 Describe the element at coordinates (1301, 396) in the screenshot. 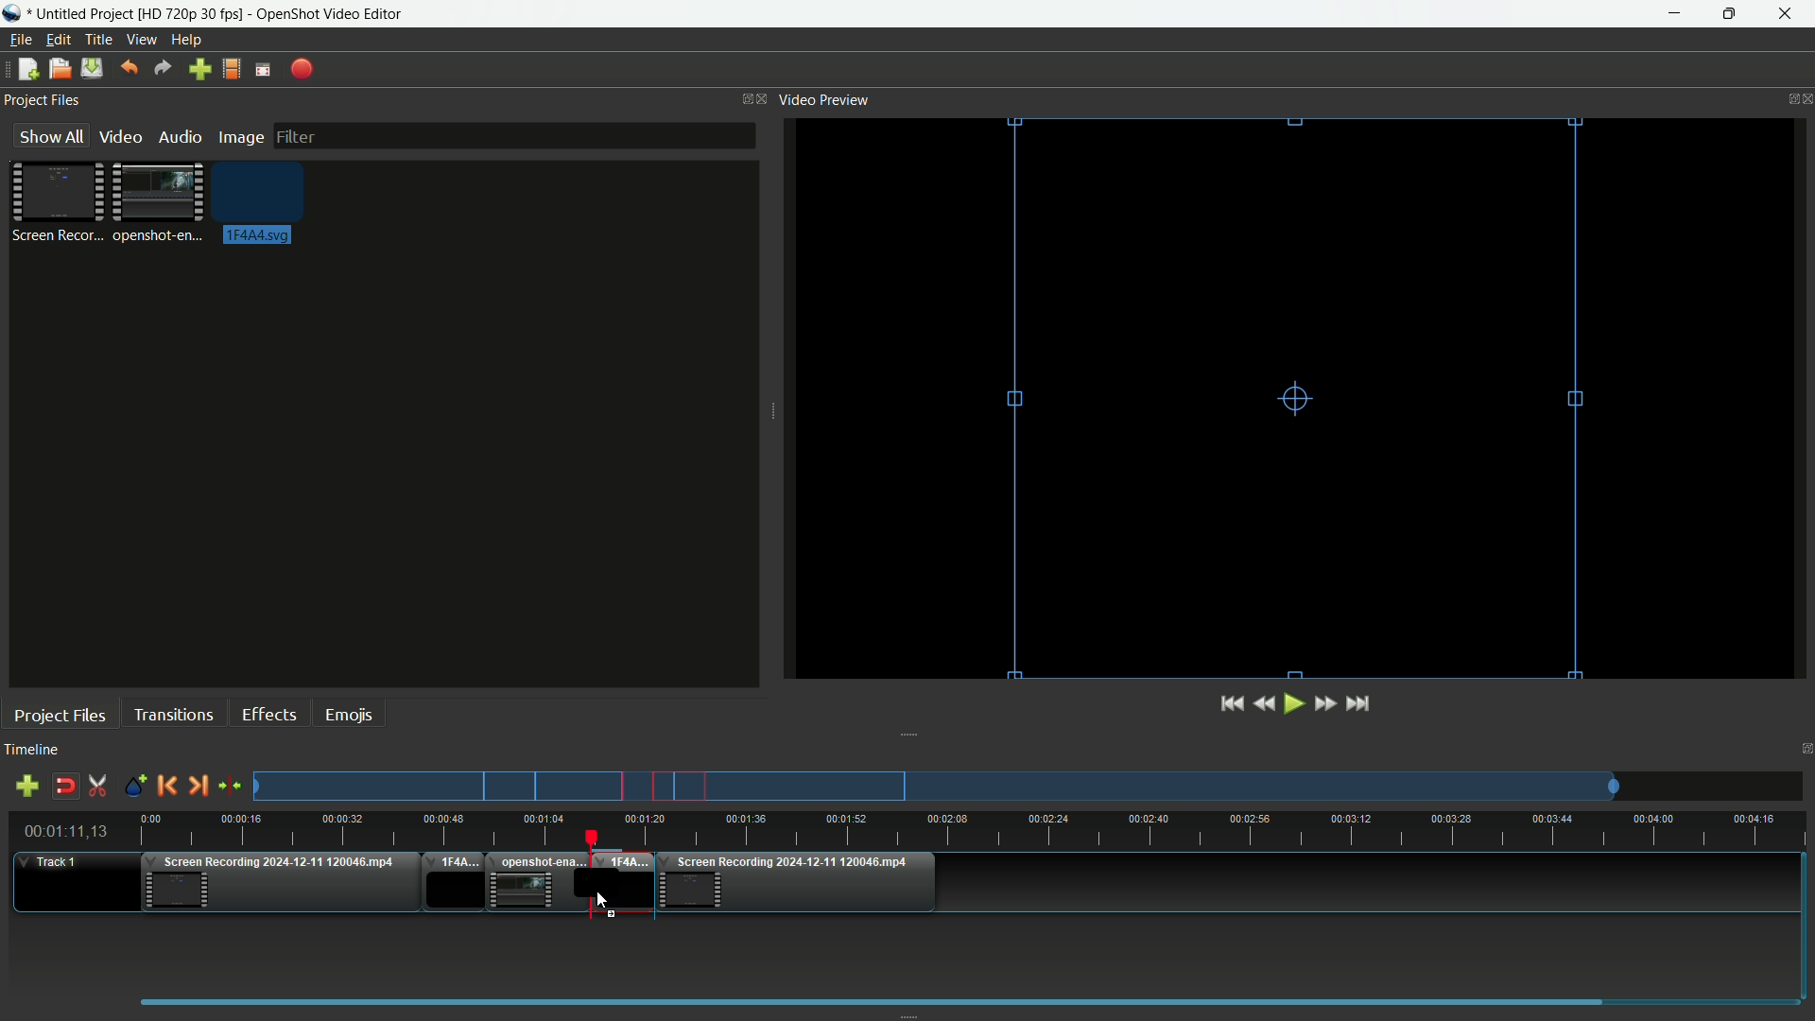

I see `video preview` at that location.